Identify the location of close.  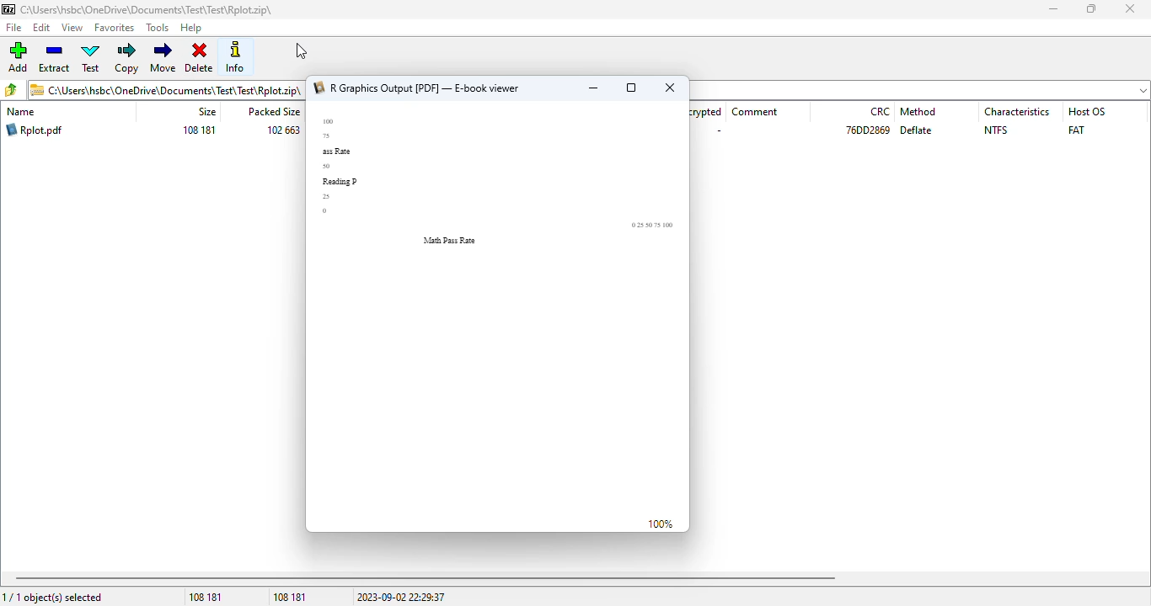
(670, 88).